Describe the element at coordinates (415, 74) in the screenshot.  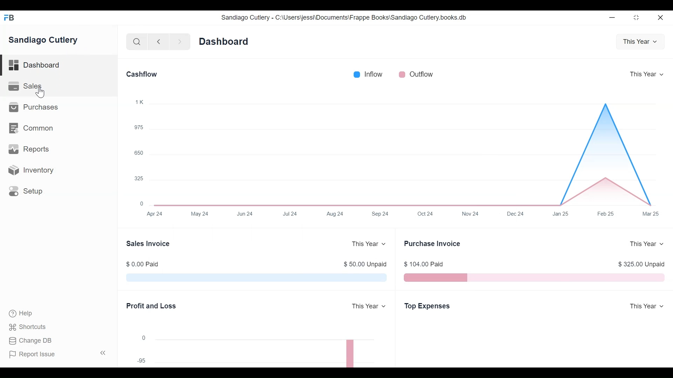
I see `Outflow` at that location.